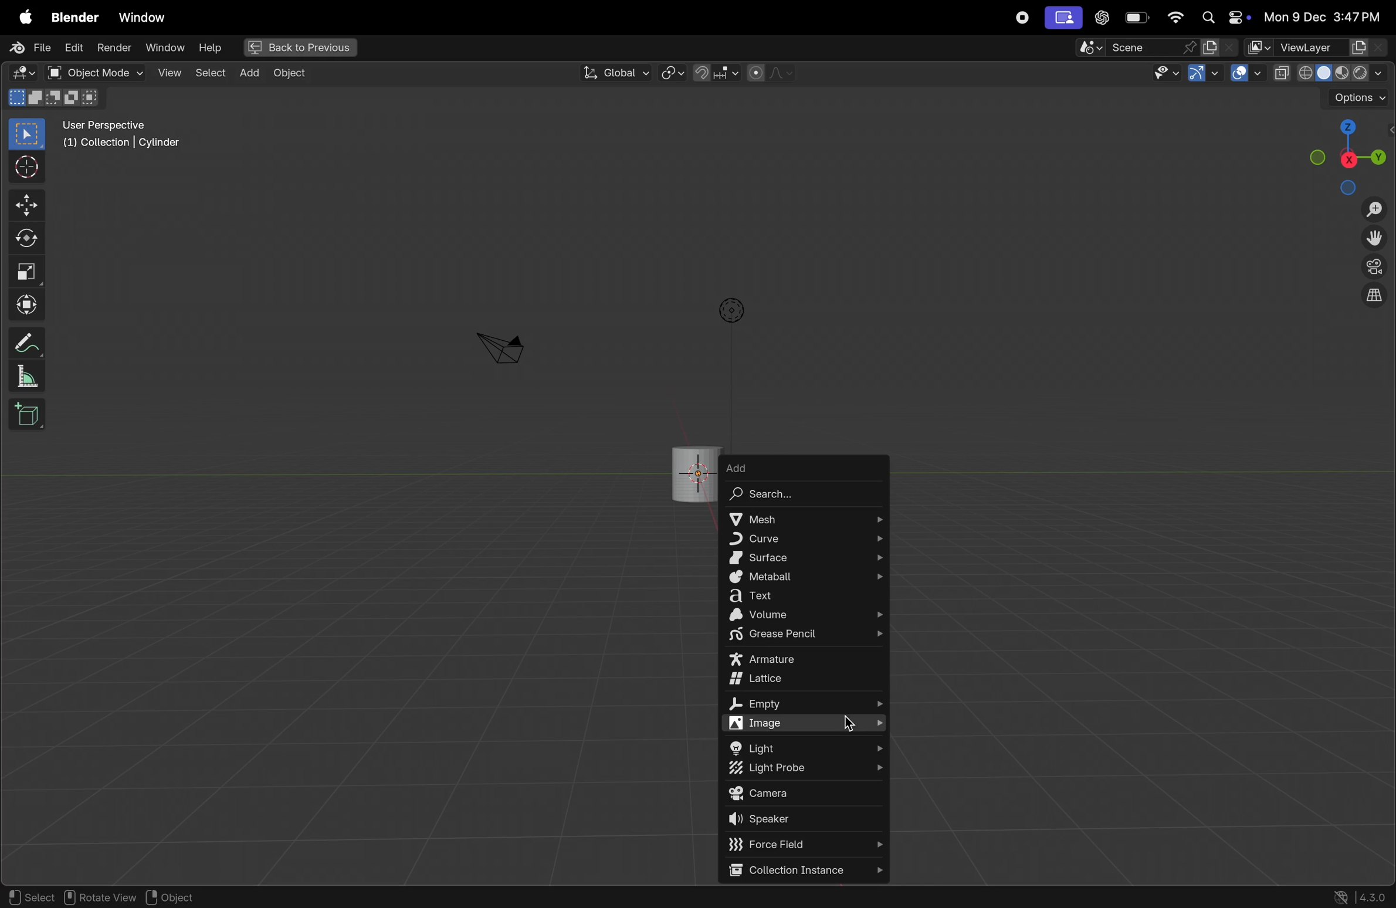 This screenshot has height=908, width=1396. What do you see at coordinates (114, 49) in the screenshot?
I see `render` at bounding box center [114, 49].